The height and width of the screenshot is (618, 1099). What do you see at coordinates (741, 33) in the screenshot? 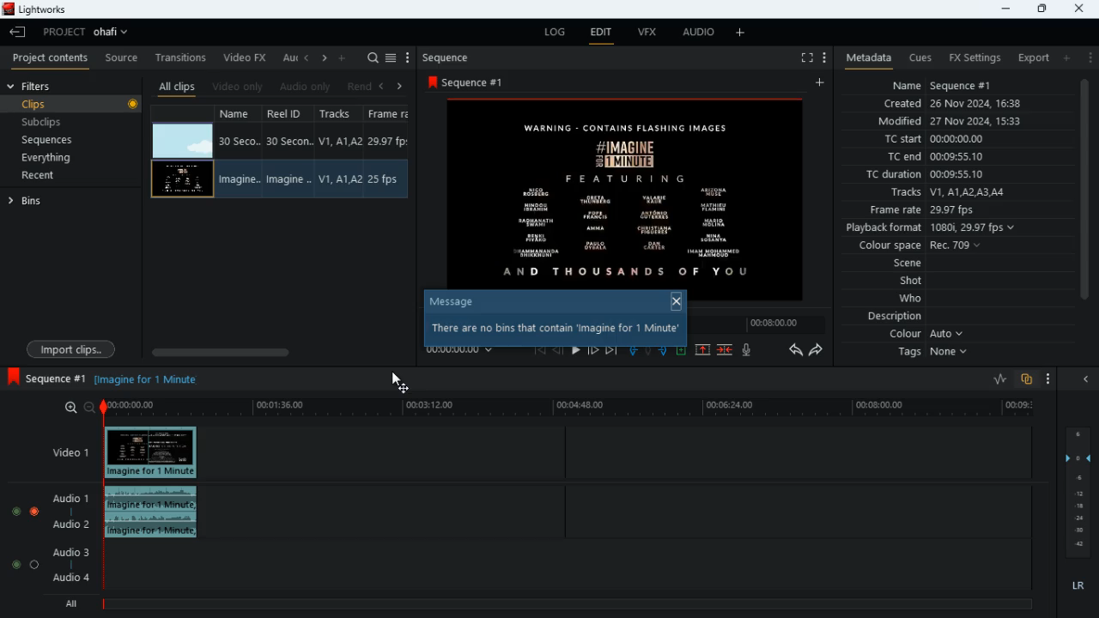
I see `add` at bounding box center [741, 33].